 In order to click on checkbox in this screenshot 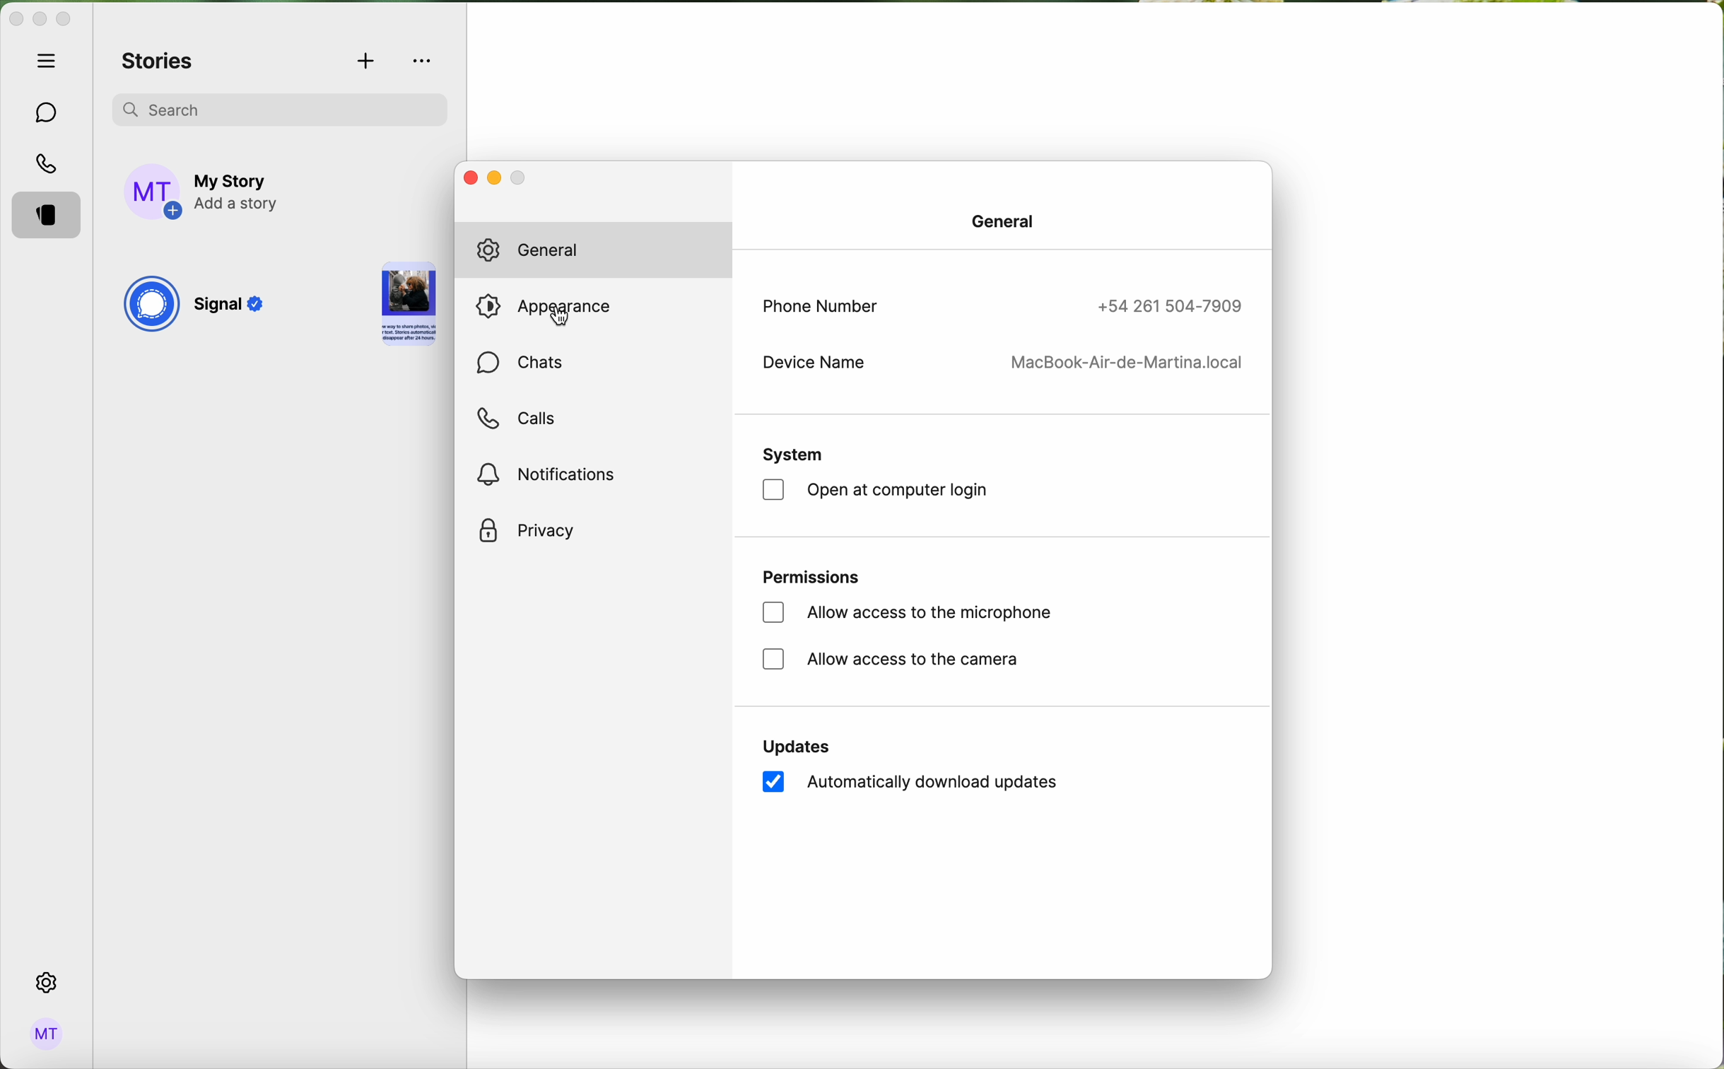, I will do `click(773, 660)`.